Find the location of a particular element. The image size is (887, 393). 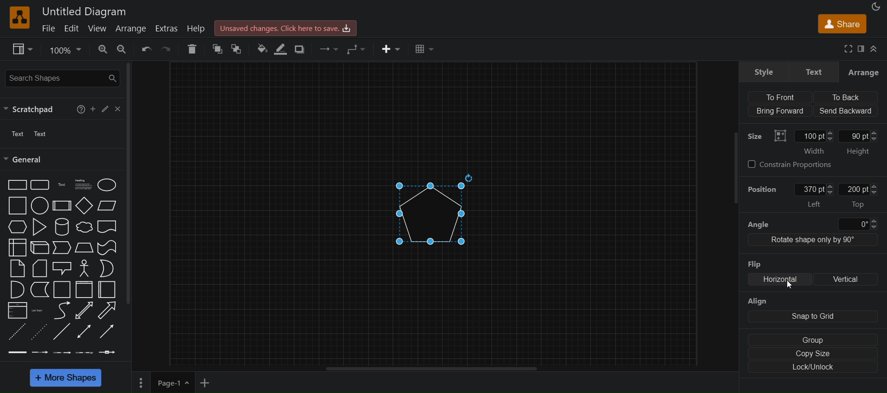

Link is located at coordinates (18, 352).